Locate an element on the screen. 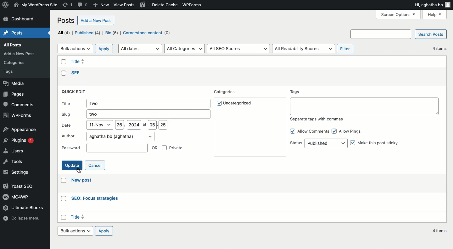  Posts is located at coordinates (66, 20).